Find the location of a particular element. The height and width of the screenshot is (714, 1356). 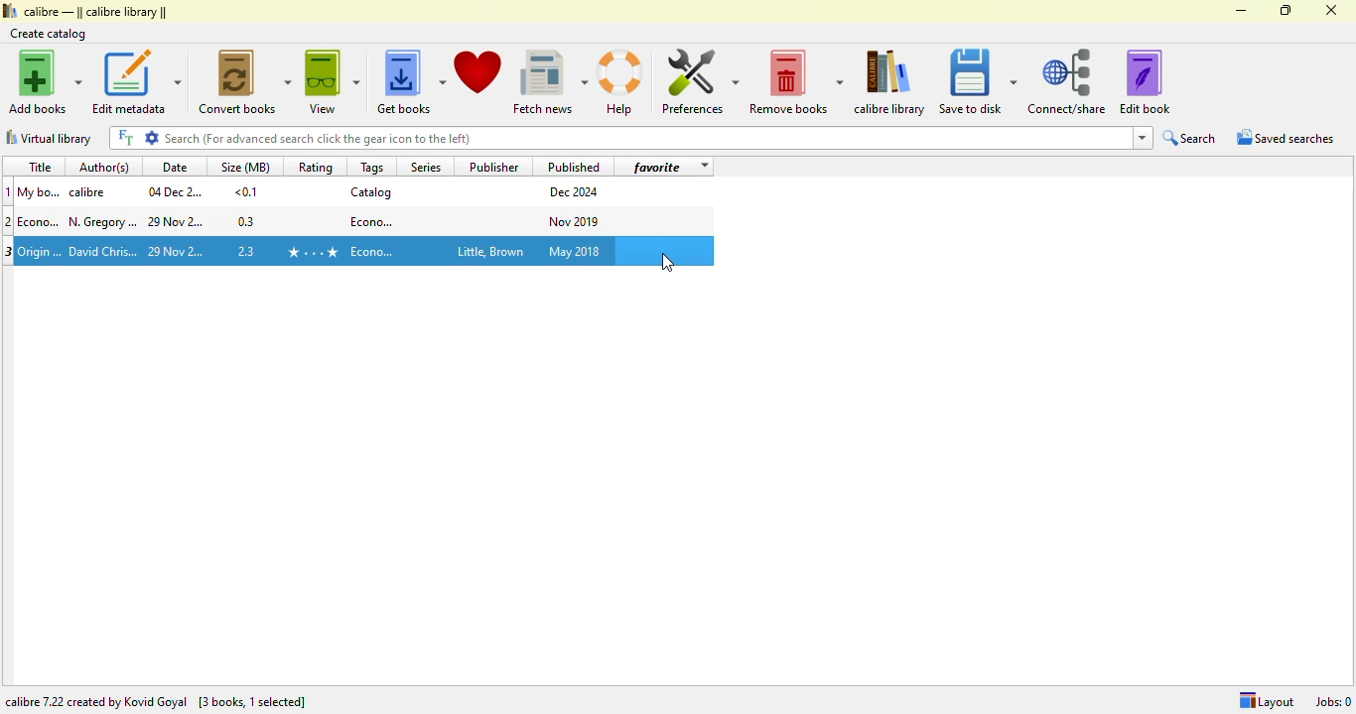

Layout is located at coordinates (1266, 701).